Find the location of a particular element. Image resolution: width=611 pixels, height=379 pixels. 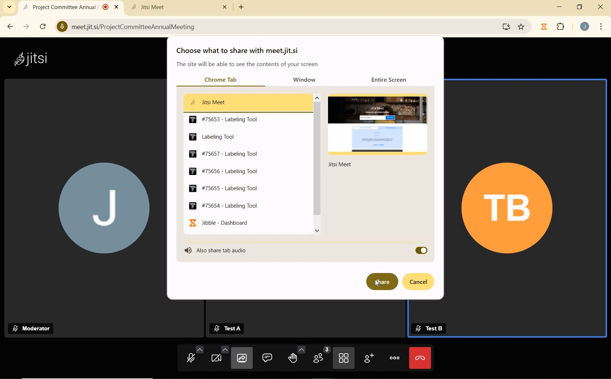

Project Committee Annual is located at coordinates (70, 7).